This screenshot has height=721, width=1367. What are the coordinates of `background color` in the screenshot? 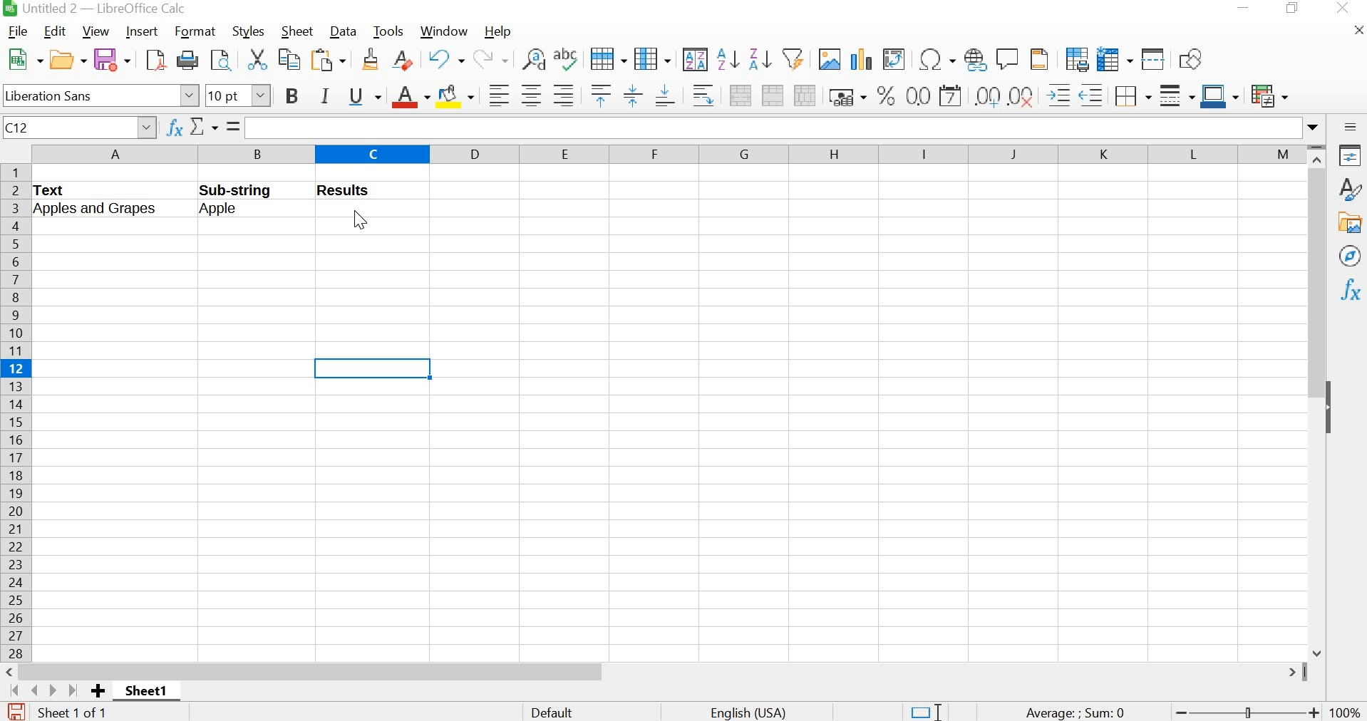 It's located at (456, 95).